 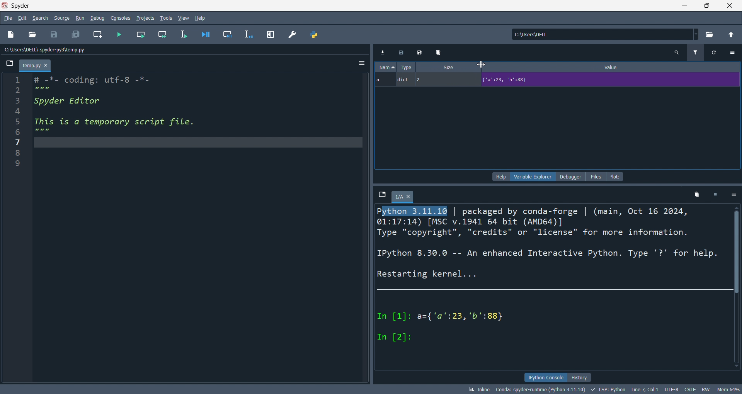 I want to click on save, so click(x=52, y=33).